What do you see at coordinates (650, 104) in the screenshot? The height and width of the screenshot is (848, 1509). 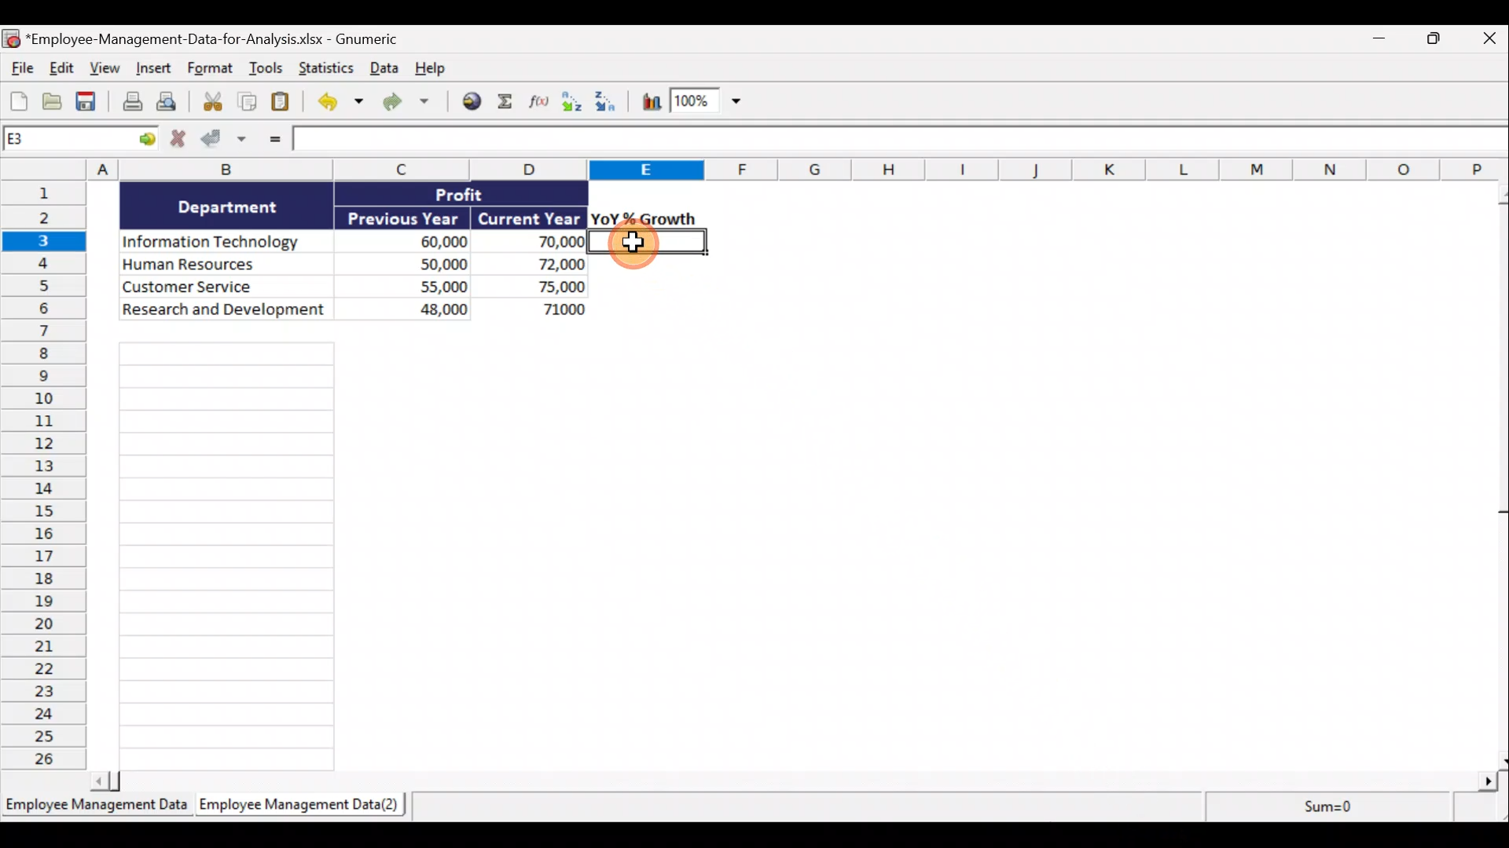 I see `Insert a chart` at bounding box center [650, 104].